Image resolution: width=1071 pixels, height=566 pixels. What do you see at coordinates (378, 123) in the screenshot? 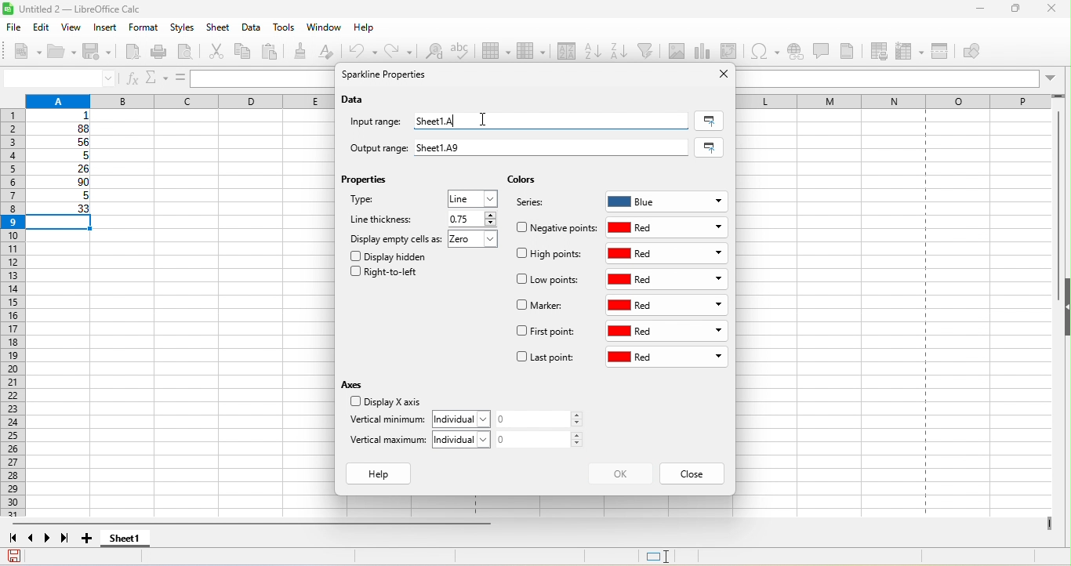
I see `input range` at bounding box center [378, 123].